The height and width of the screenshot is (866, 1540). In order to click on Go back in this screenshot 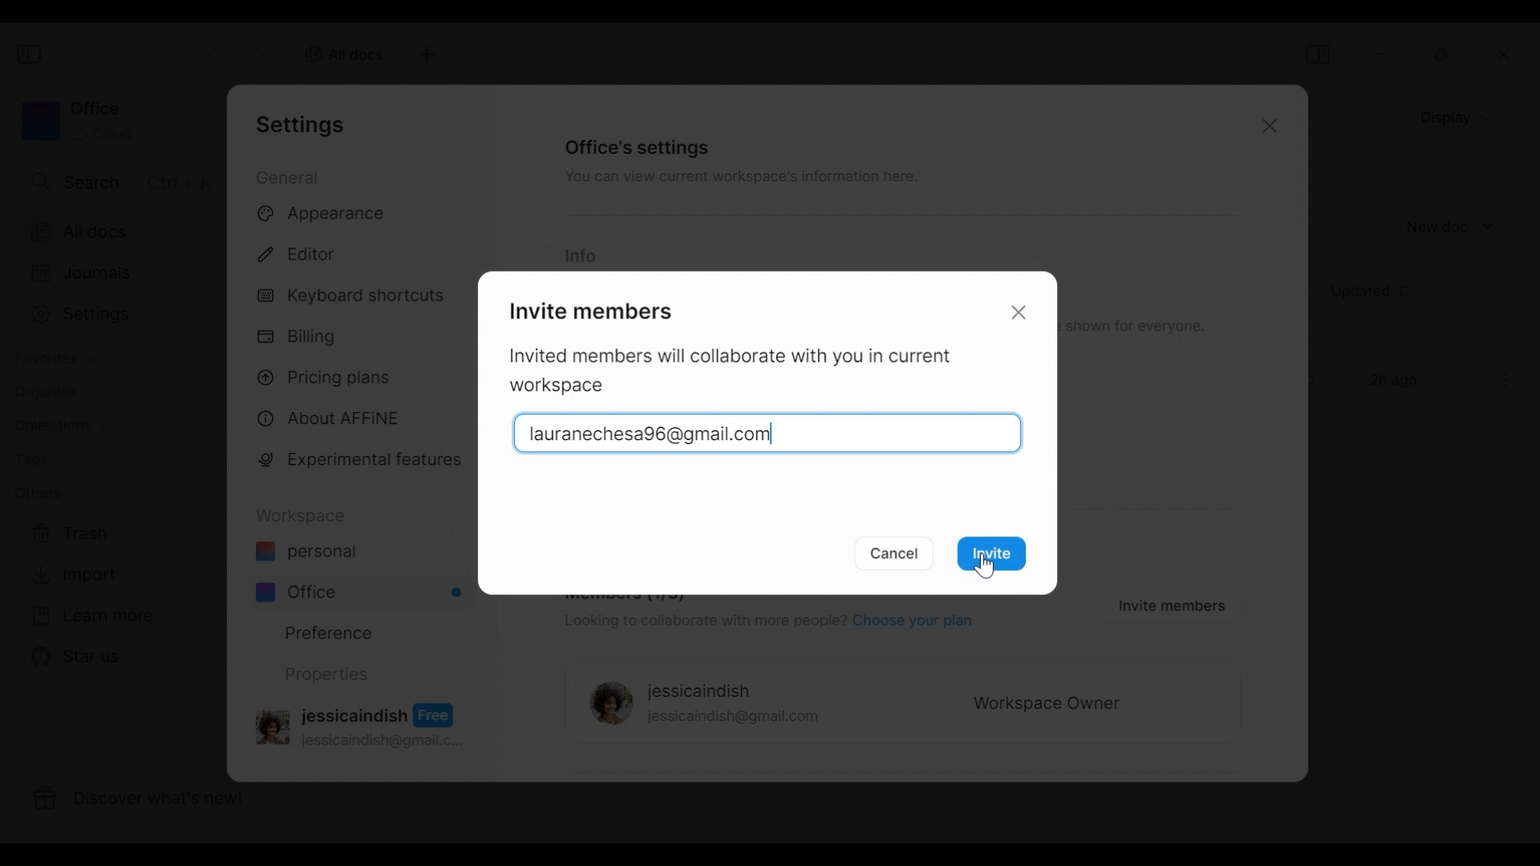, I will do `click(215, 52)`.